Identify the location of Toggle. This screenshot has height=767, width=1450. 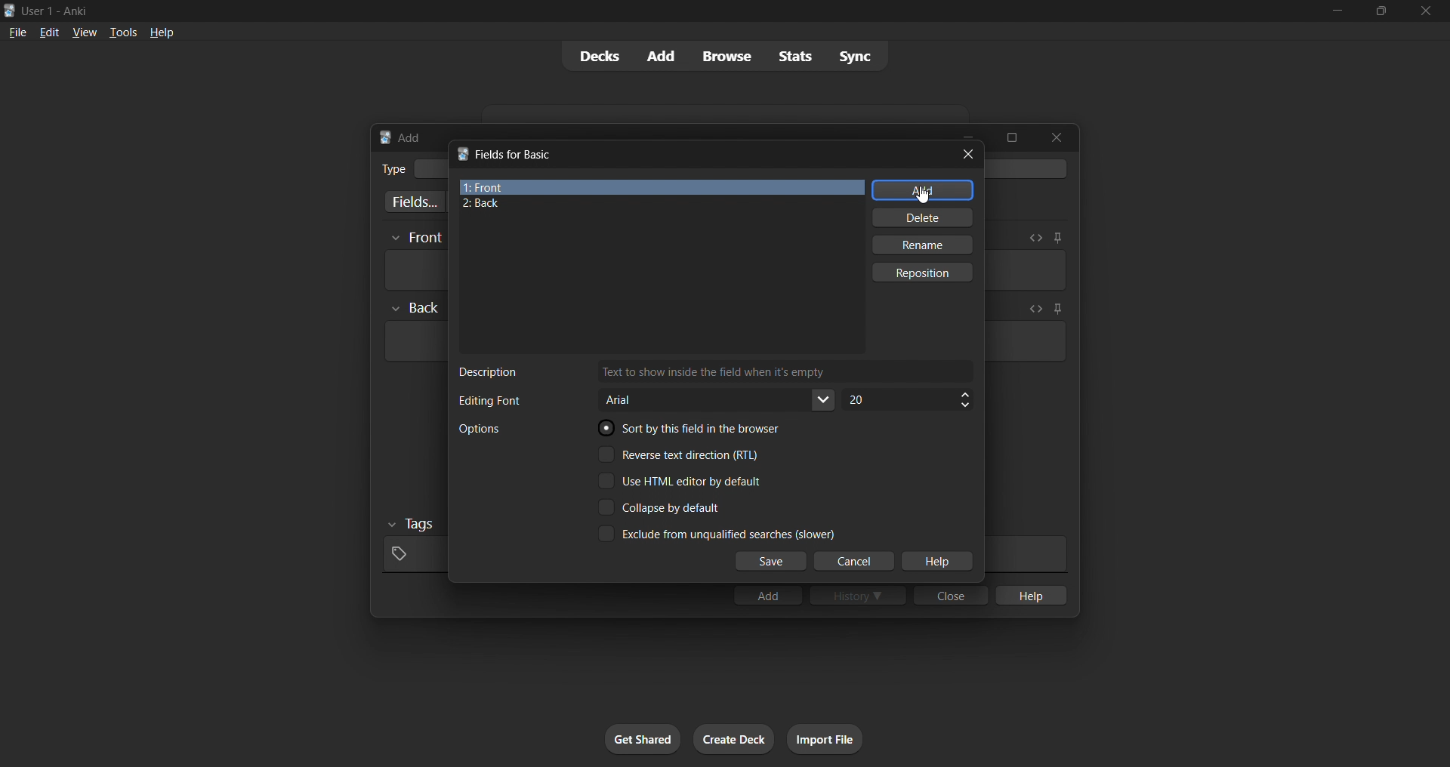
(680, 481).